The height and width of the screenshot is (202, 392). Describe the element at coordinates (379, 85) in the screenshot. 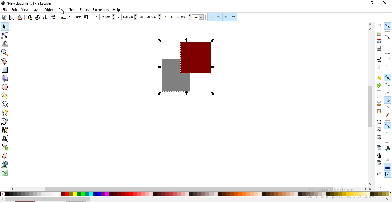

I see `redo` at that location.